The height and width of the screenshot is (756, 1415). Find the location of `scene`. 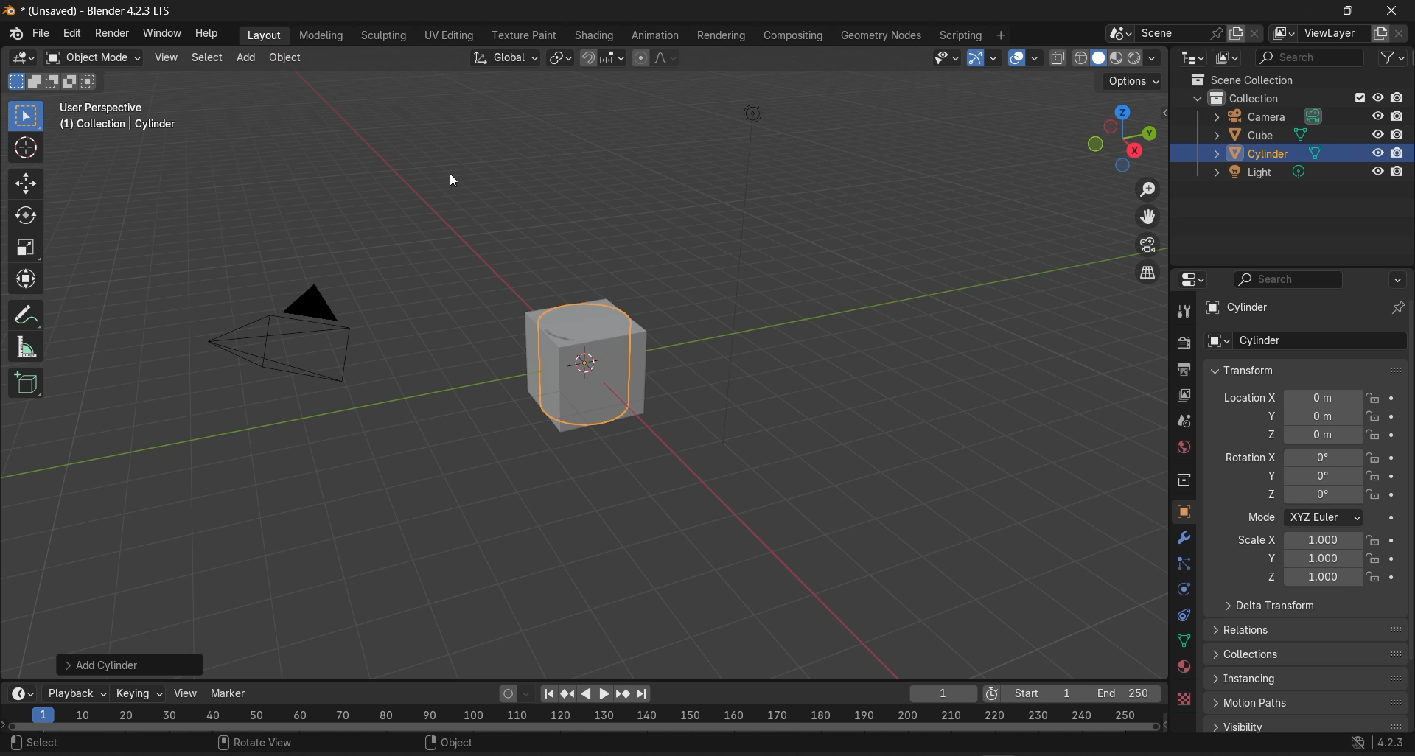

scene is located at coordinates (1185, 421).